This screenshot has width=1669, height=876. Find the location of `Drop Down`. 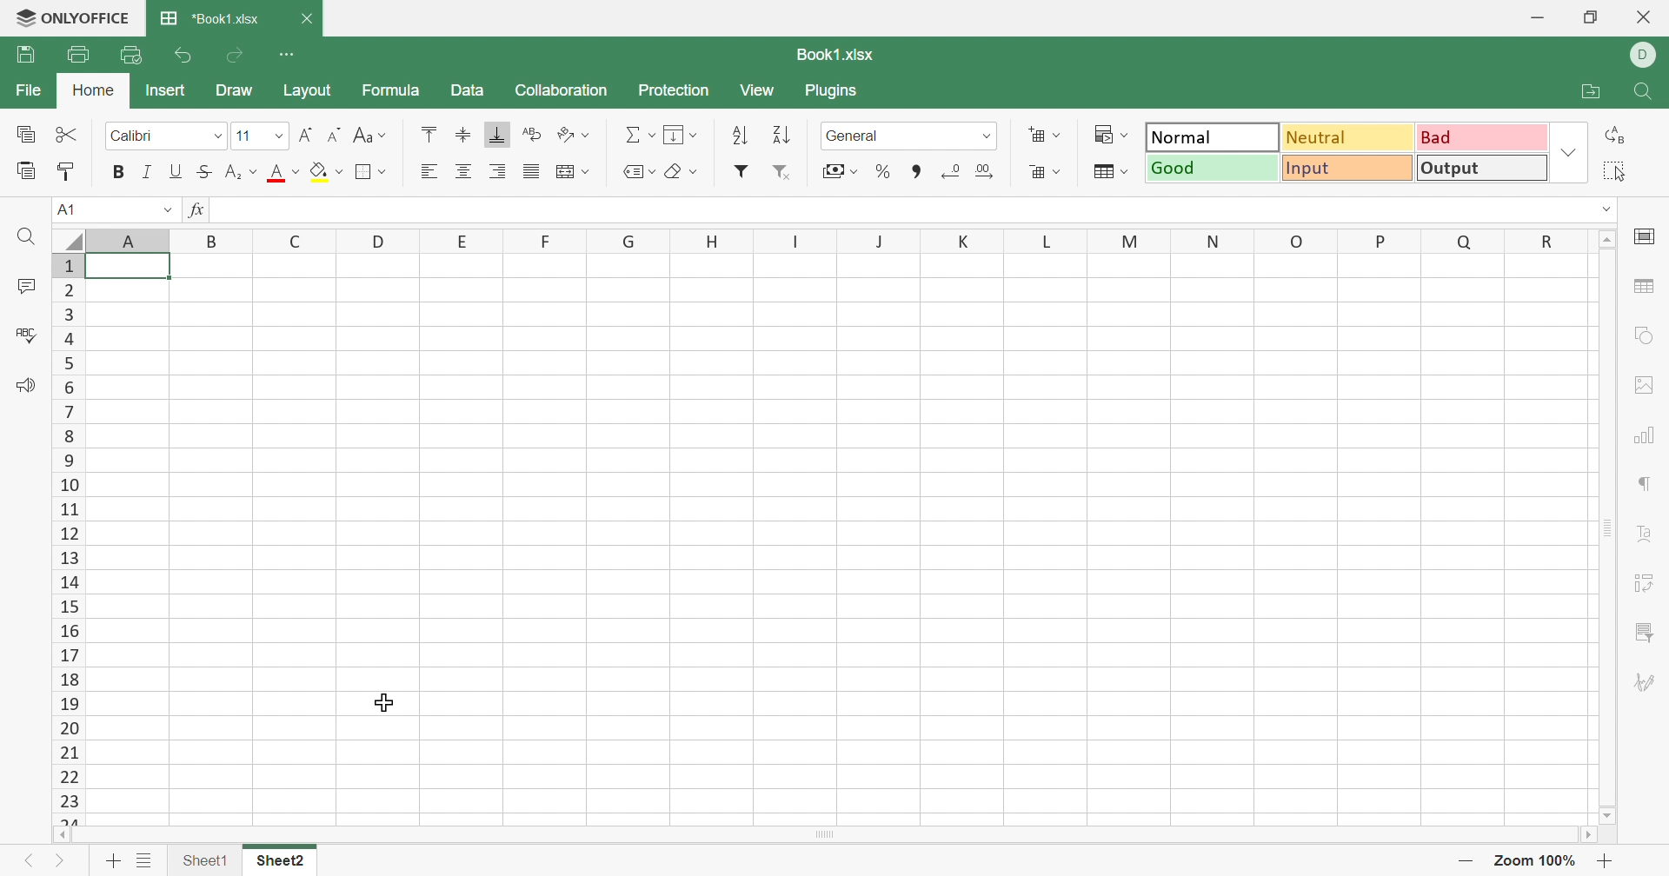

Drop Down is located at coordinates (166, 209).